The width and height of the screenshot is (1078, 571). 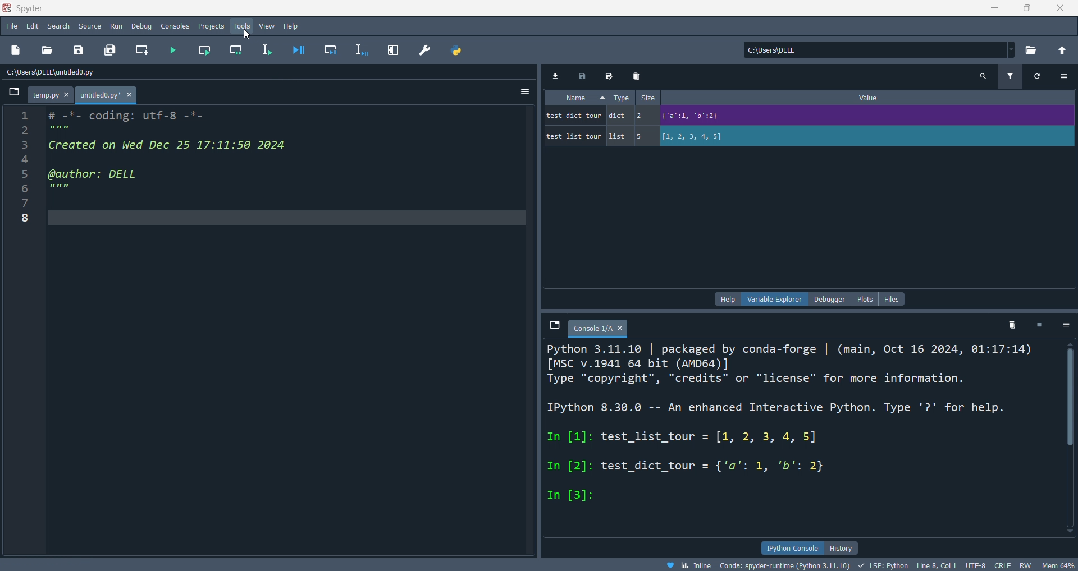 What do you see at coordinates (709, 116) in the screenshot?
I see `test_dict_tour dict 2 = {'a':1, 'b":2}` at bounding box center [709, 116].